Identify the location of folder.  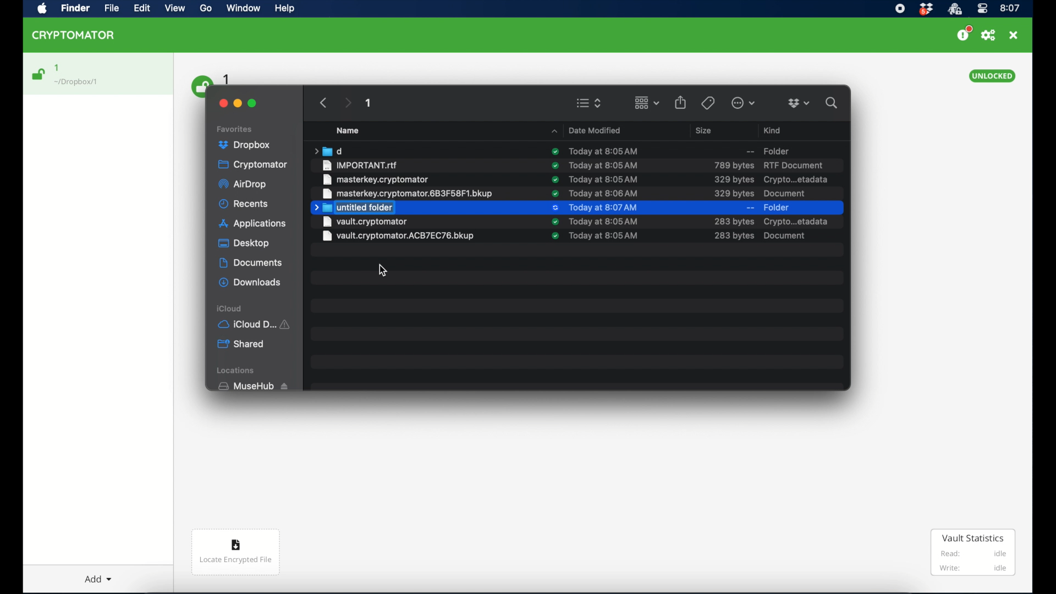
(778, 208).